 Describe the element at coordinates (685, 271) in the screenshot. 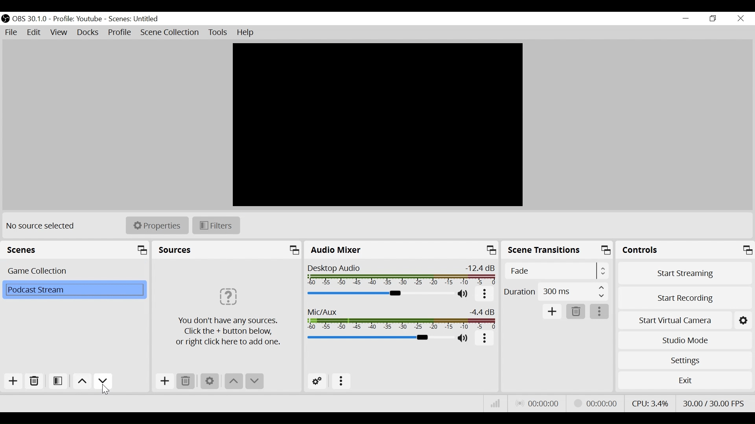

I see `Start Streaming` at that location.